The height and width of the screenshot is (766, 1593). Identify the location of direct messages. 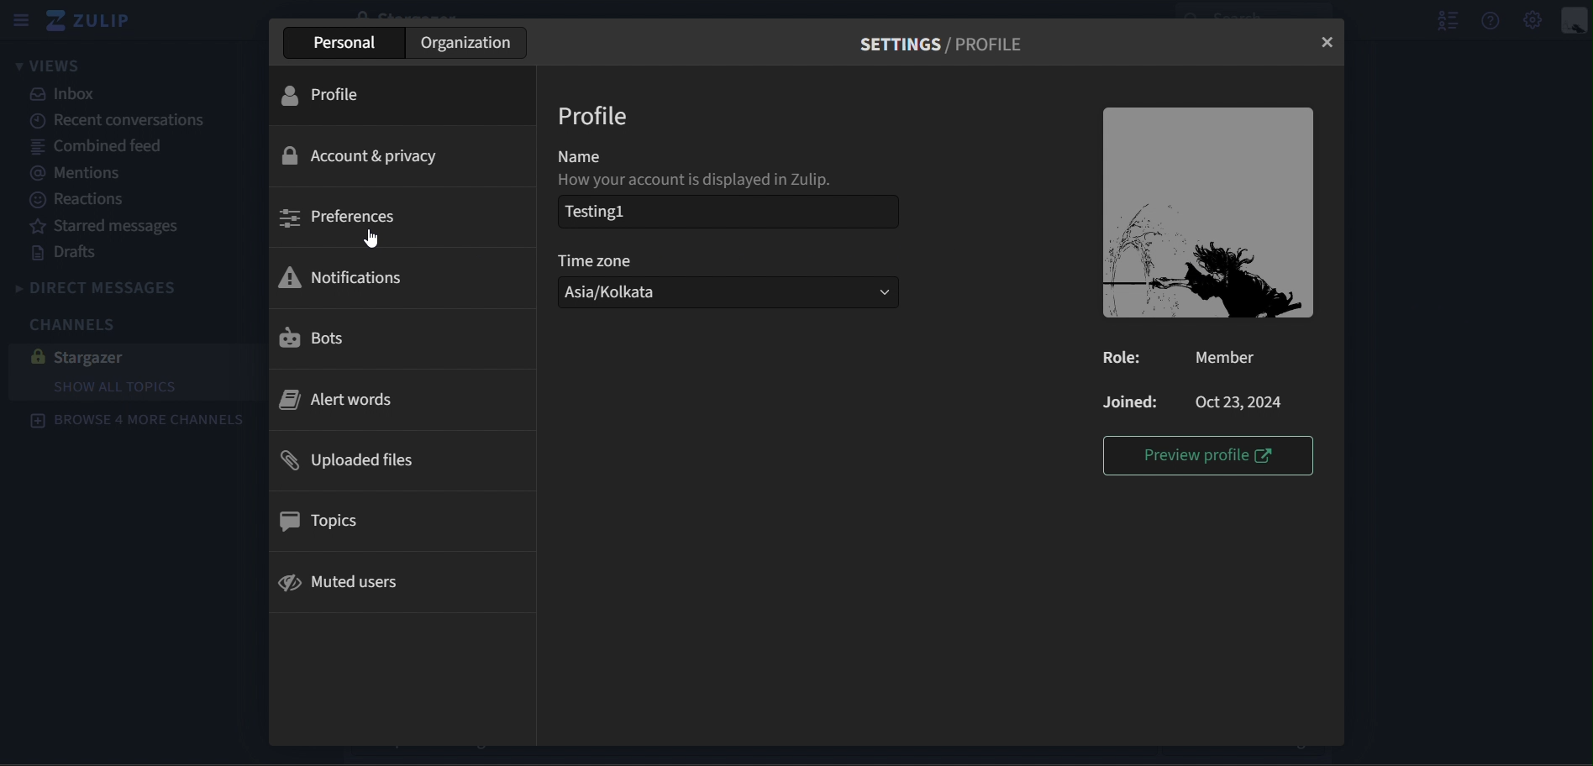
(112, 286).